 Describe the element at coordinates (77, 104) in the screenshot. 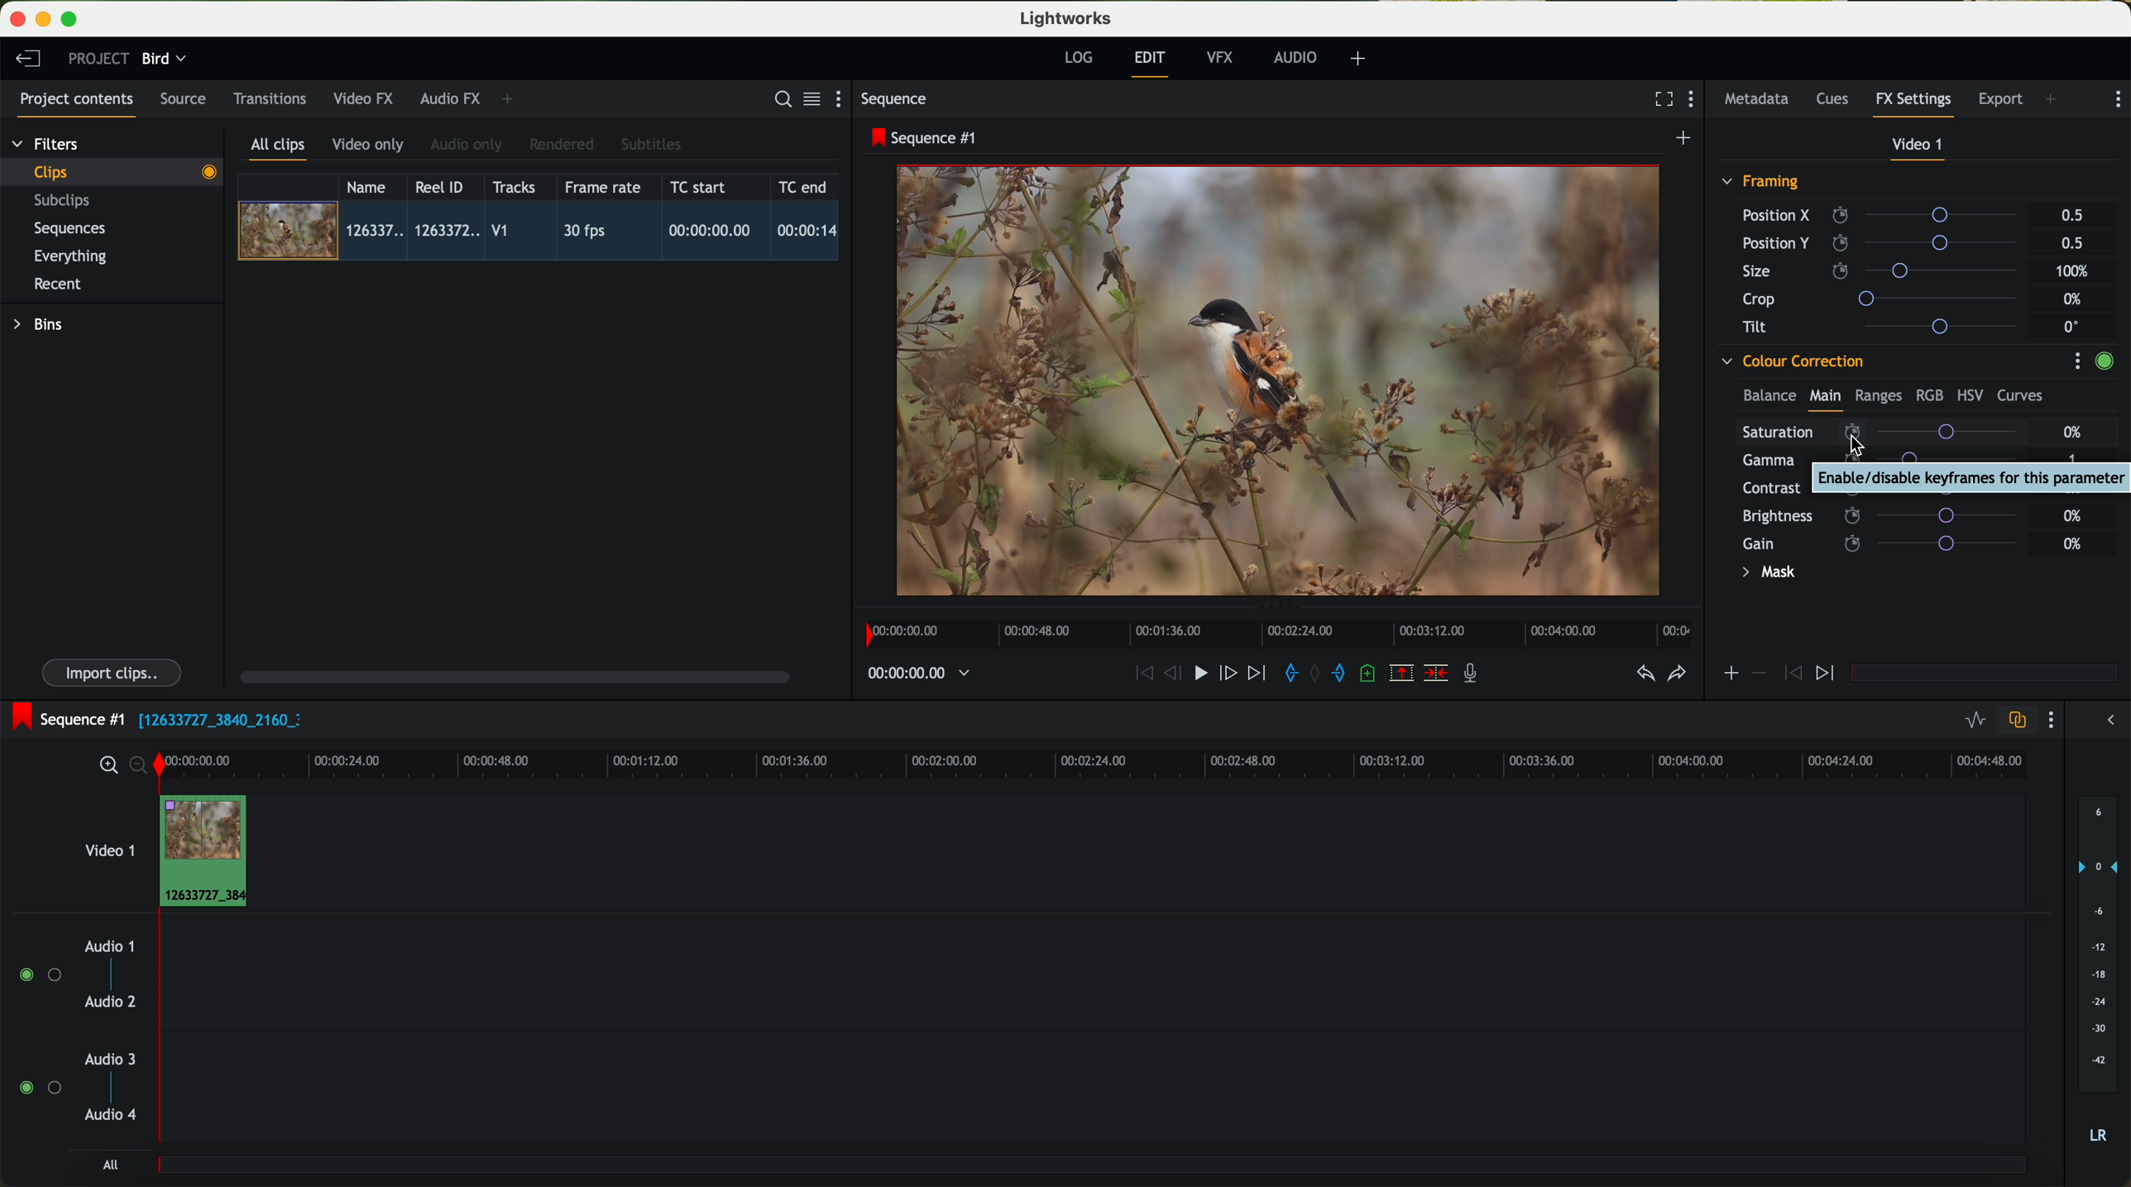

I see `project contents` at that location.